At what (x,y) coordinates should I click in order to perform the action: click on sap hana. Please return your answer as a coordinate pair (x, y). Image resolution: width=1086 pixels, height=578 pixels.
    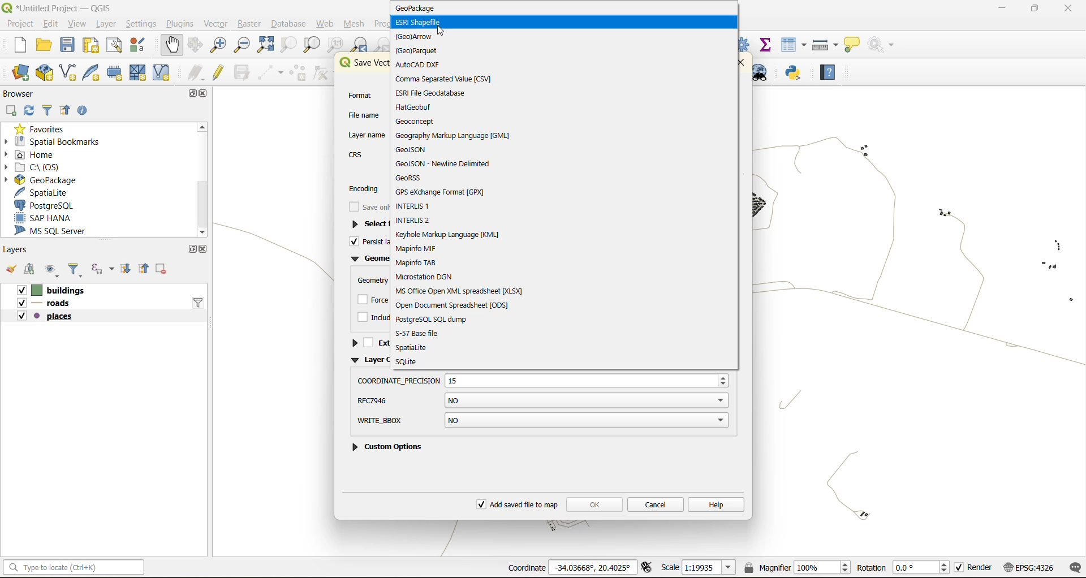
    Looking at the image, I should click on (46, 218).